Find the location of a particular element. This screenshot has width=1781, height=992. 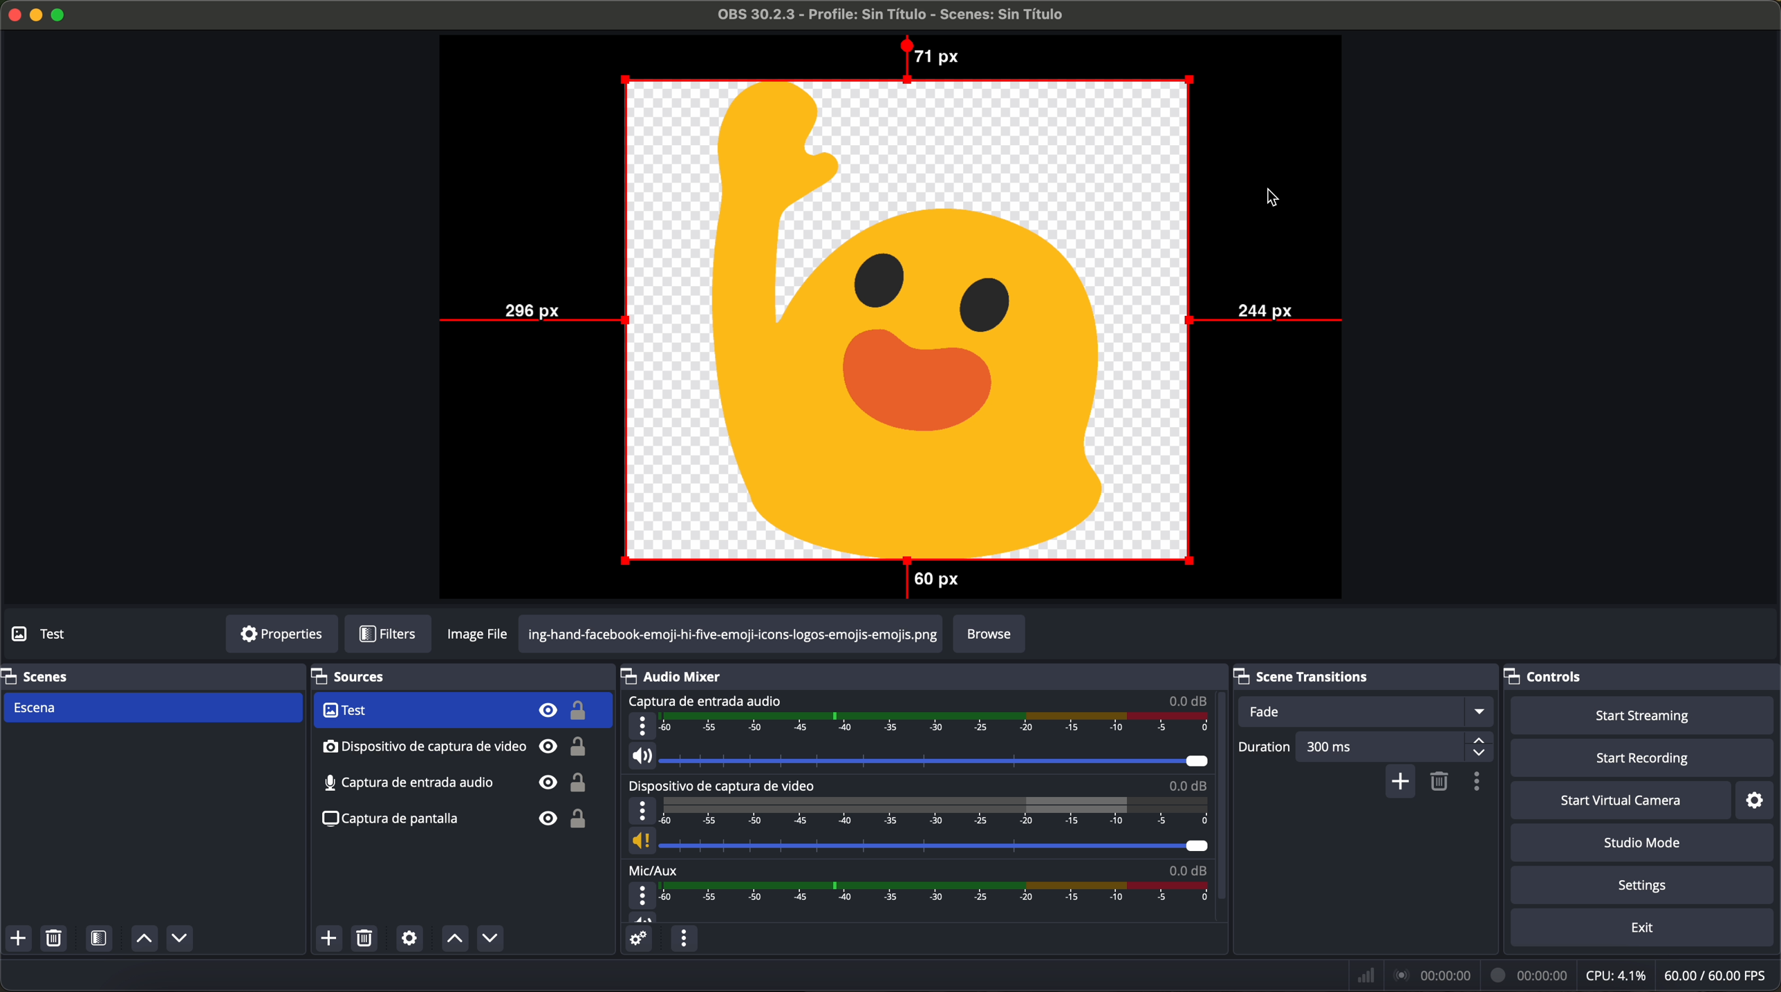

sources is located at coordinates (366, 677).